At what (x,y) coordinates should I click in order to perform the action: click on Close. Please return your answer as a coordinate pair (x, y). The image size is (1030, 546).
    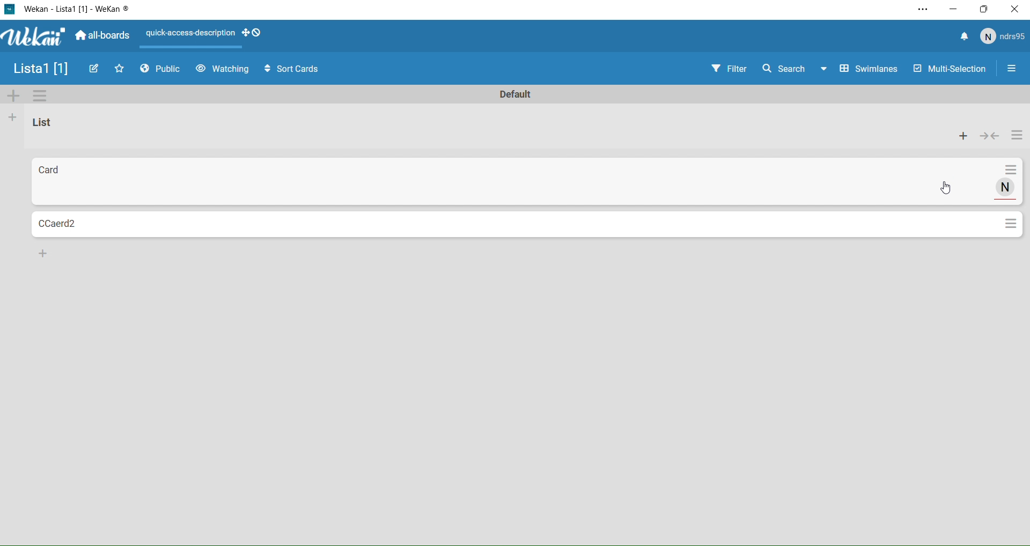
    Looking at the image, I should click on (1015, 11).